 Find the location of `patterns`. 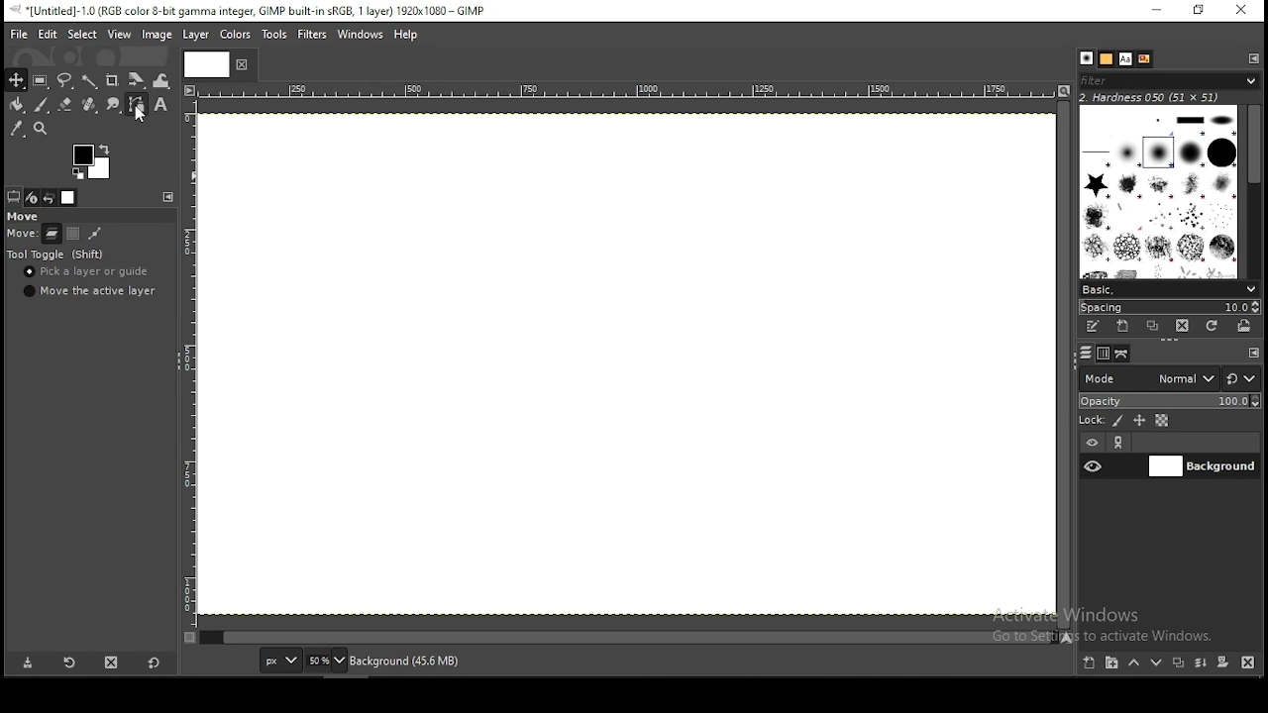

patterns is located at coordinates (1107, 59).